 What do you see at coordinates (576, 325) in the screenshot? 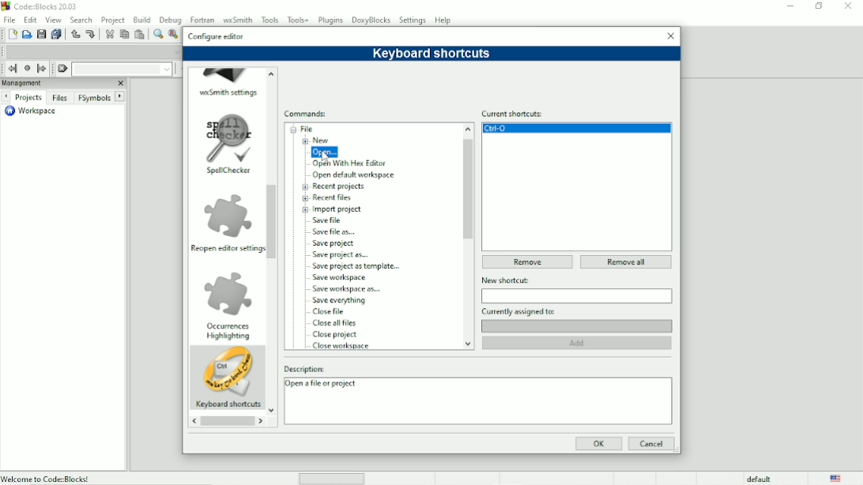
I see `` at bounding box center [576, 325].